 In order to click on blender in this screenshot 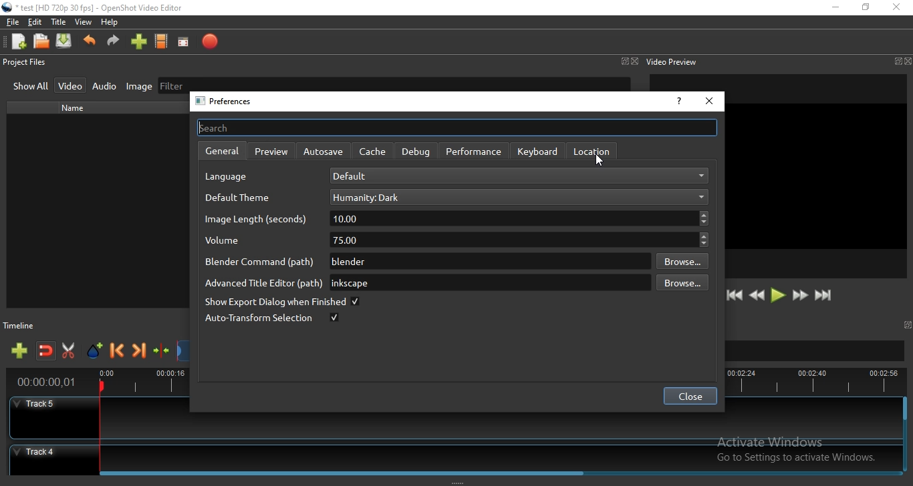, I will do `click(488, 262)`.